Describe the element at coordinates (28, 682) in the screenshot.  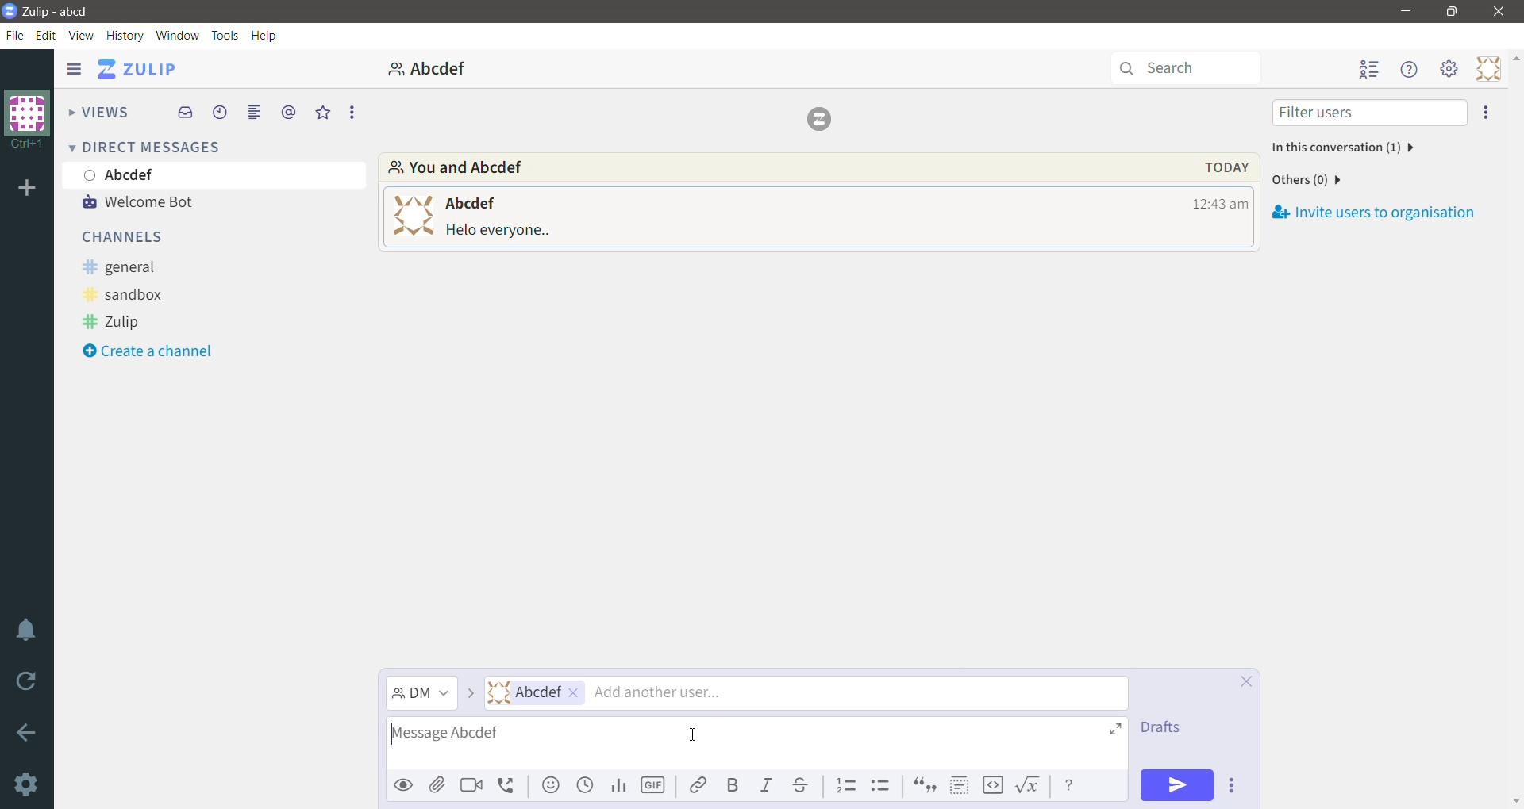
I see `Reload` at that location.